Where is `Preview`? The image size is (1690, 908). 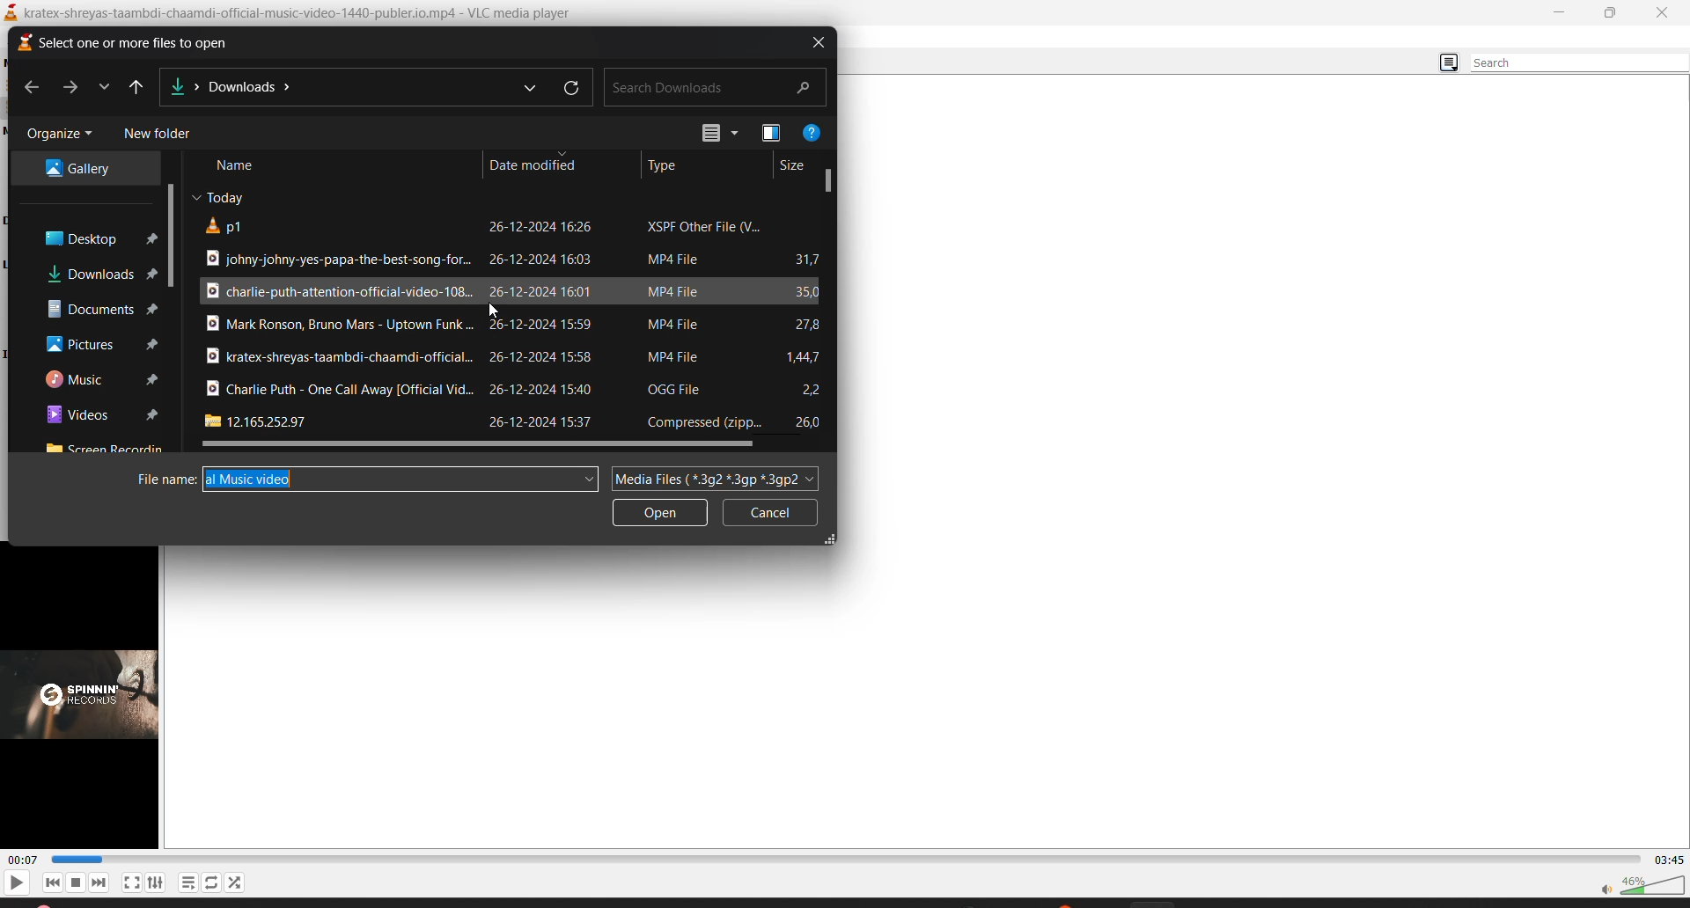
Preview is located at coordinates (769, 135).